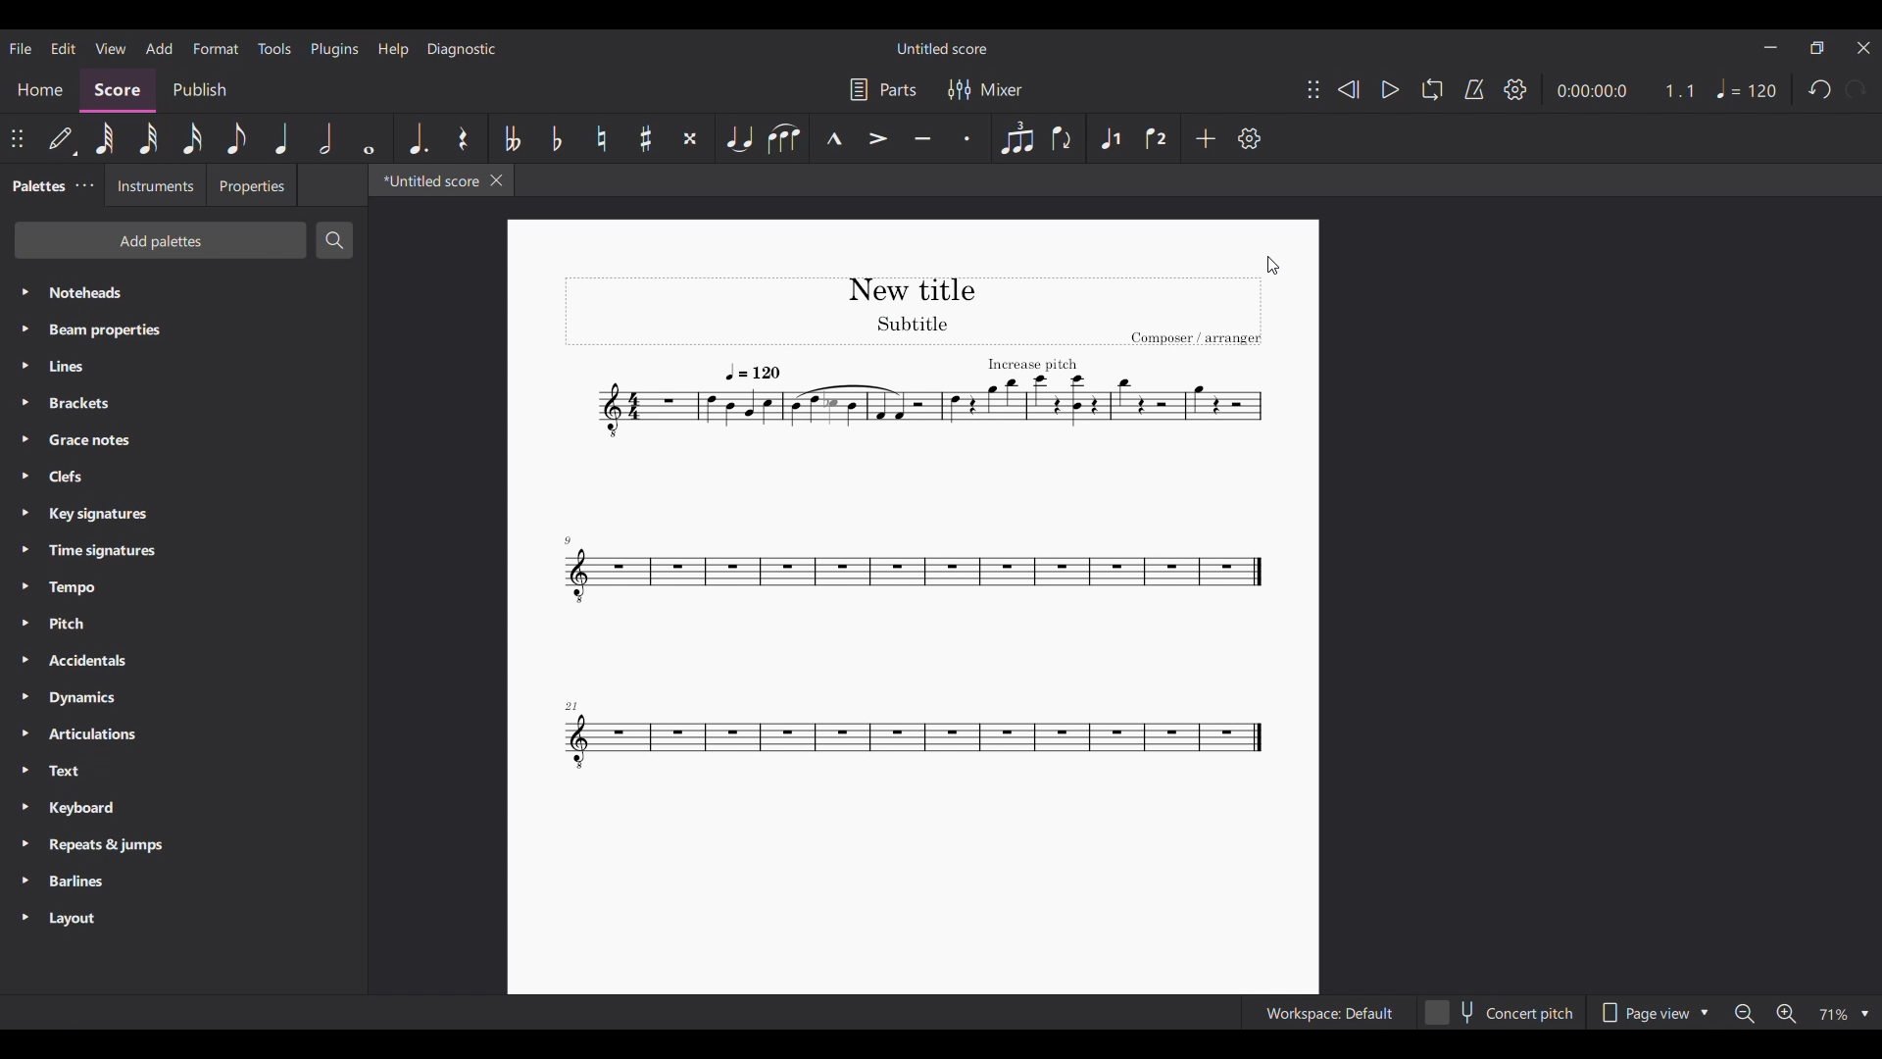 The width and height of the screenshot is (1882, 1059). I want to click on Tempo, so click(183, 587).